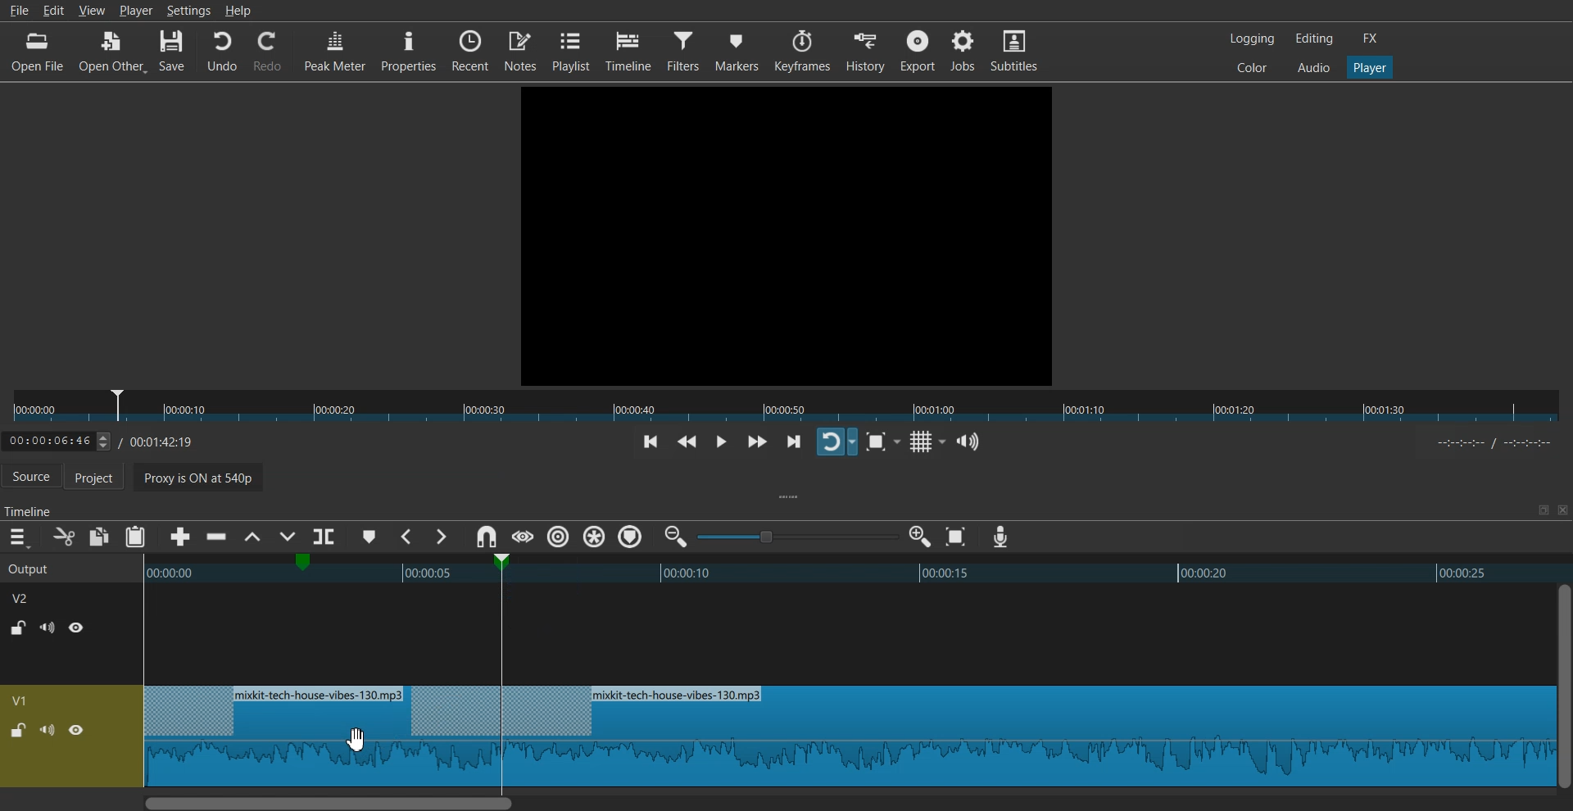  Describe the element at coordinates (802, 51) in the screenshot. I see `Keyframes` at that location.